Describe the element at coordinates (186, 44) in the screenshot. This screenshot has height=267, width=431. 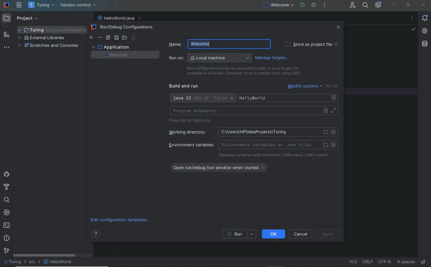
I see `Name` at that location.